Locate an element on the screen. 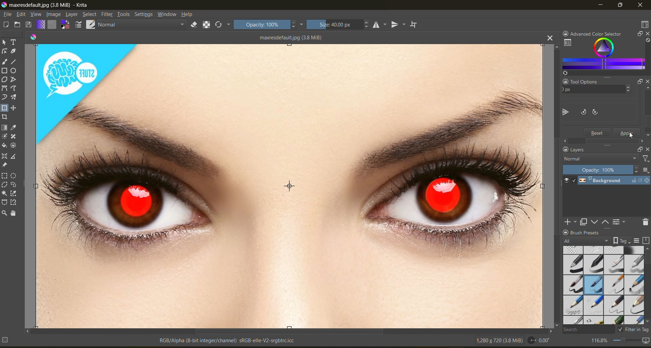 The width and height of the screenshot is (651, 348). Tool Options is located at coordinates (580, 81).